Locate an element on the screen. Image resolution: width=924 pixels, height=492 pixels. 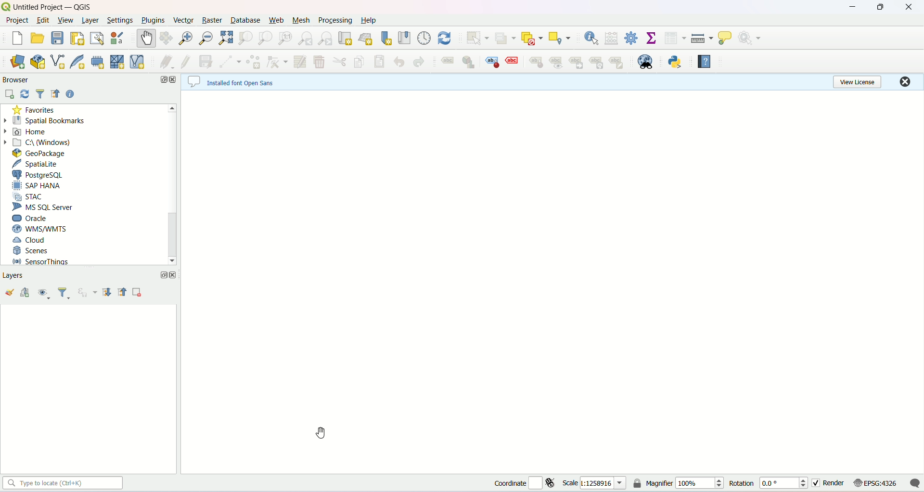
view license is located at coordinates (862, 83).